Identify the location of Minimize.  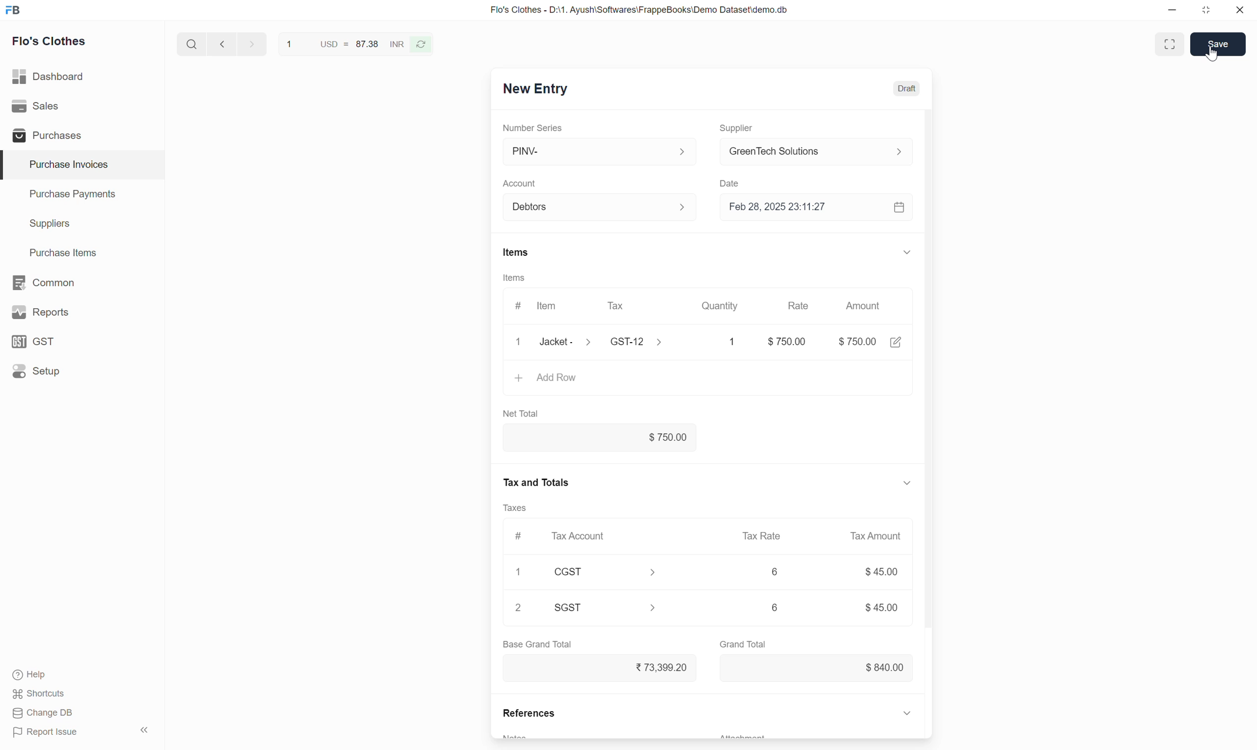
(1172, 10).